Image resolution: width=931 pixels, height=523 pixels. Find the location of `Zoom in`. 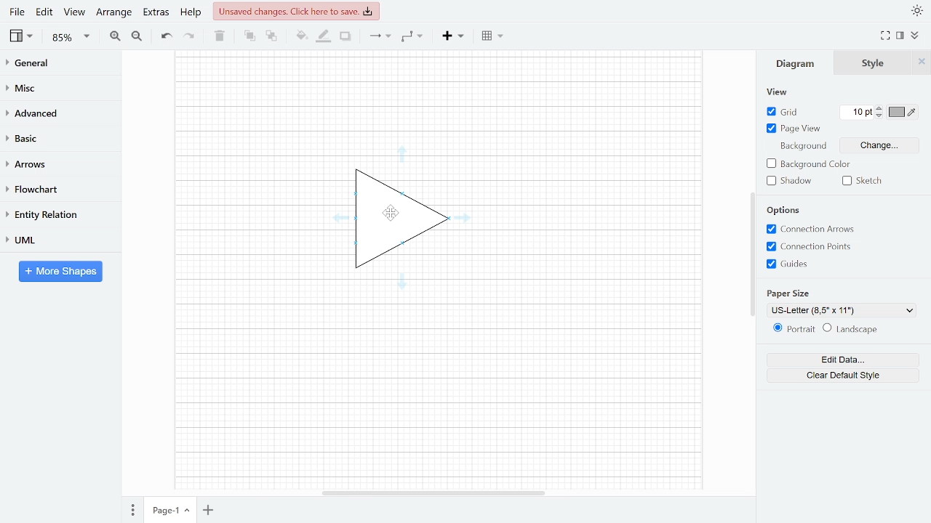

Zoom in is located at coordinates (115, 36).